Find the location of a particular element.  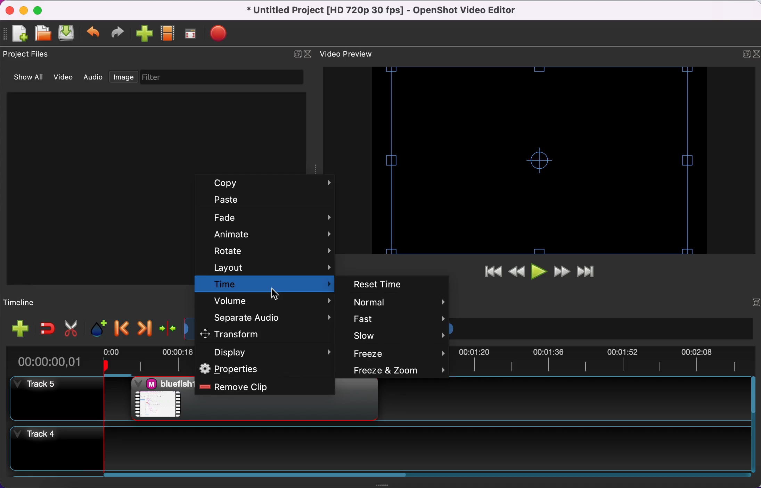

time duration is located at coordinates (56, 359).